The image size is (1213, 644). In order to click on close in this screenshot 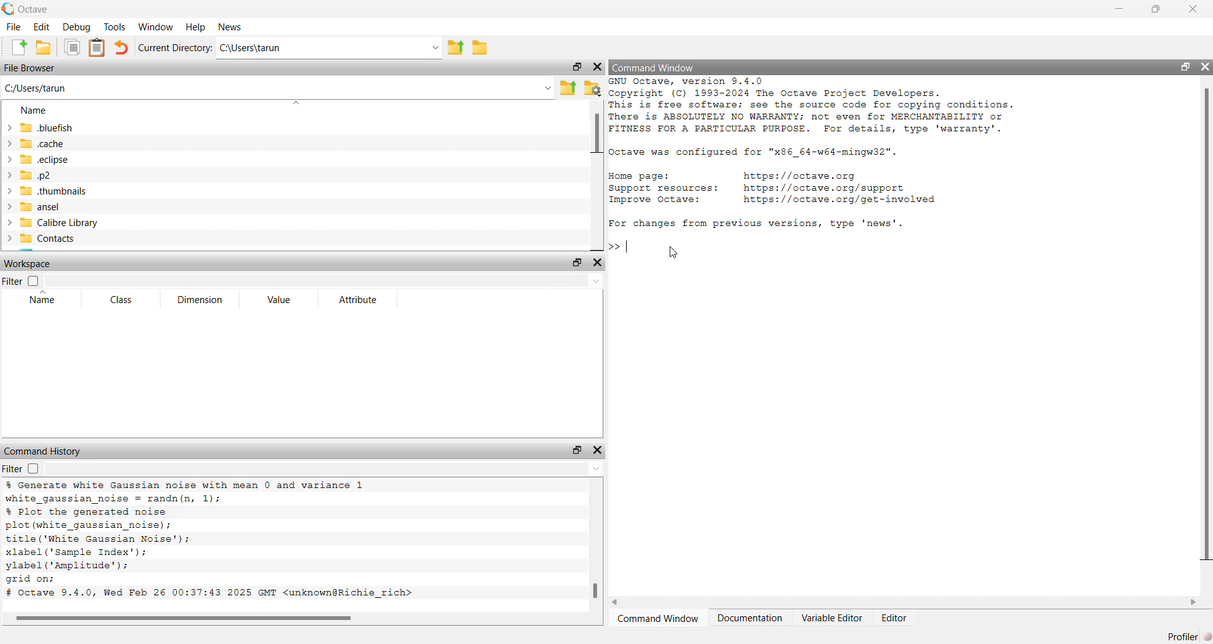, I will do `click(1191, 9)`.